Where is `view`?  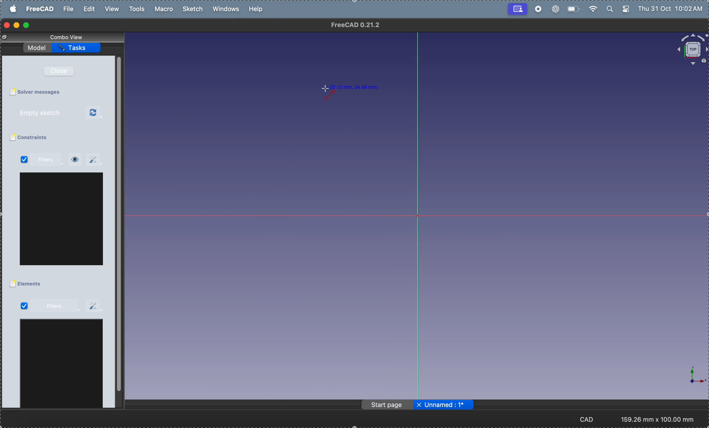
view is located at coordinates (111, 9).